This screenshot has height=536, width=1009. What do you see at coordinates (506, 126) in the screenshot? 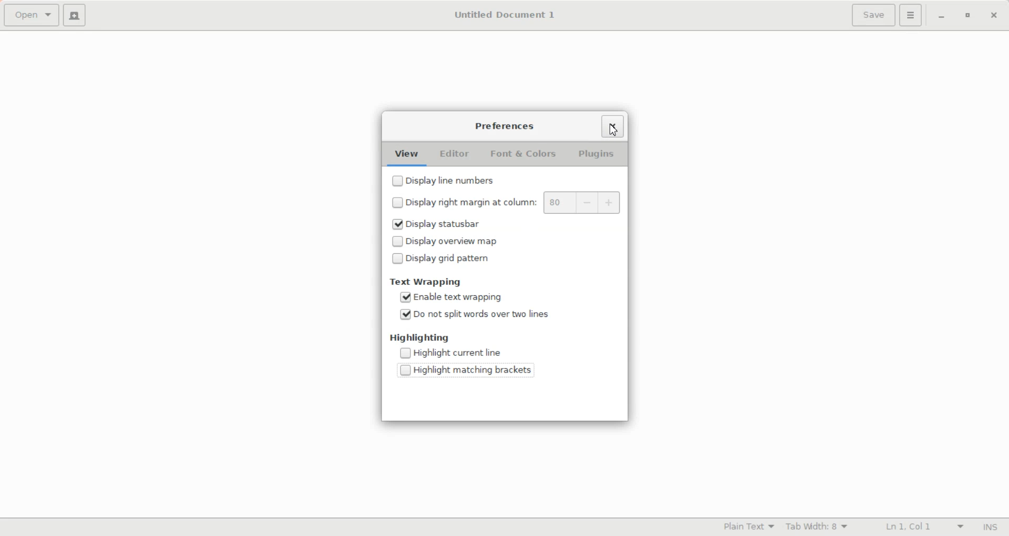
I see `Preferences` at bounding box center [506, 126].